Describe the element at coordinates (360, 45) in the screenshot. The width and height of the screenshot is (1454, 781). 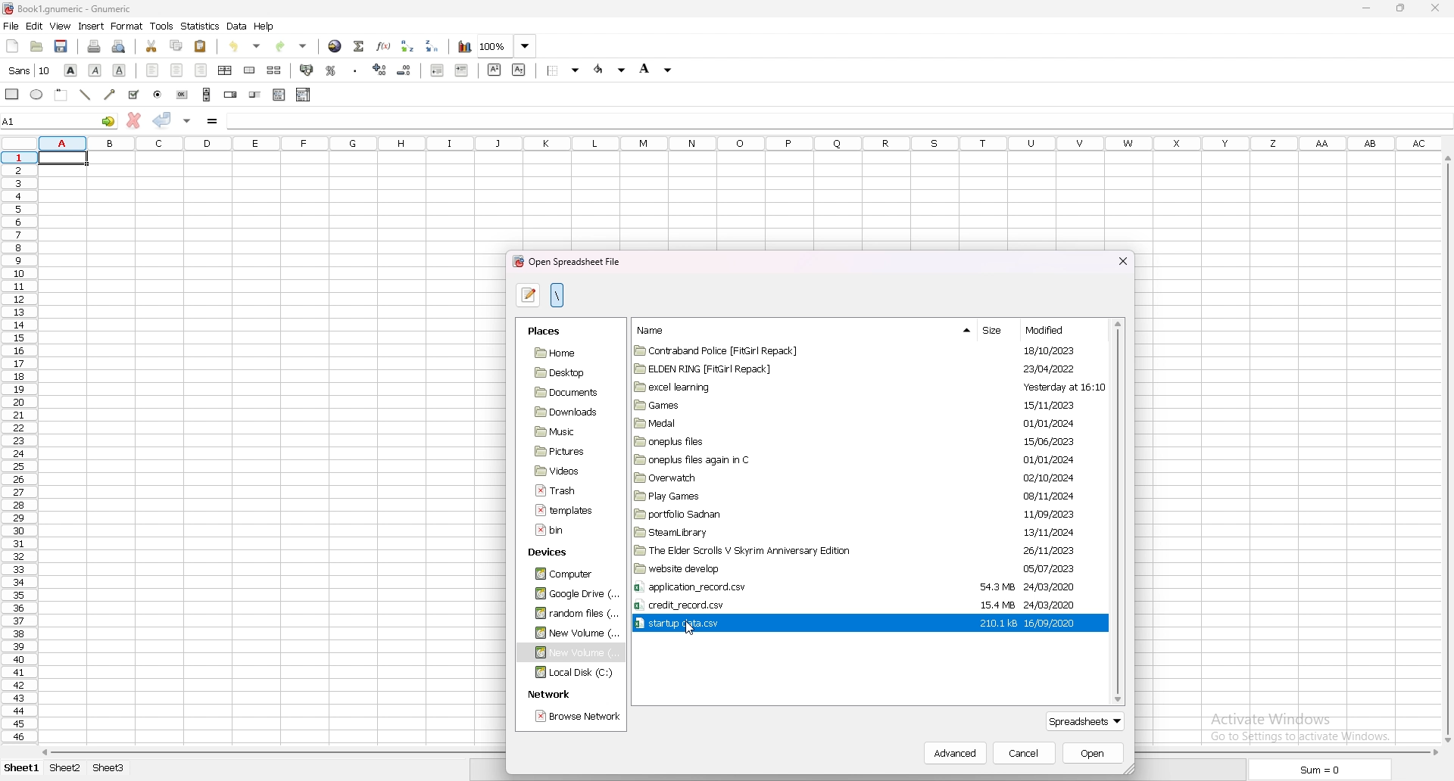
I see `summation` at that location.